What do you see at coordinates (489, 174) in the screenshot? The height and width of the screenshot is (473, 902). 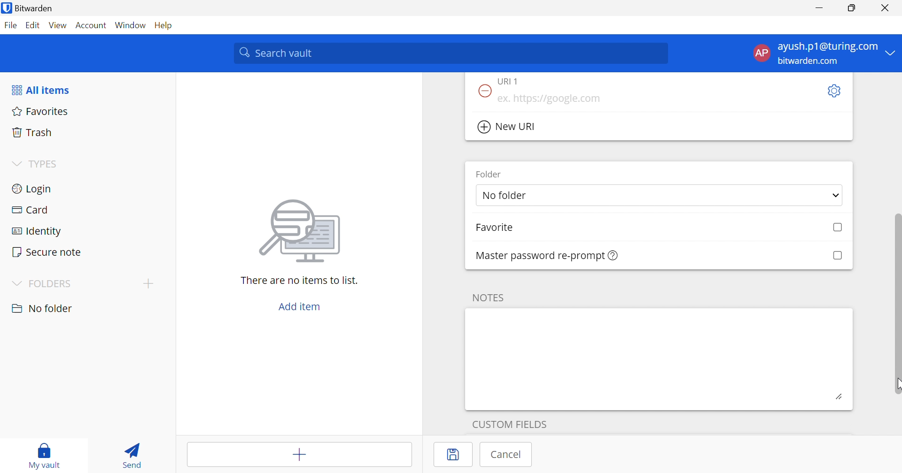 I see `Folder` at bounding box center [489, 174].